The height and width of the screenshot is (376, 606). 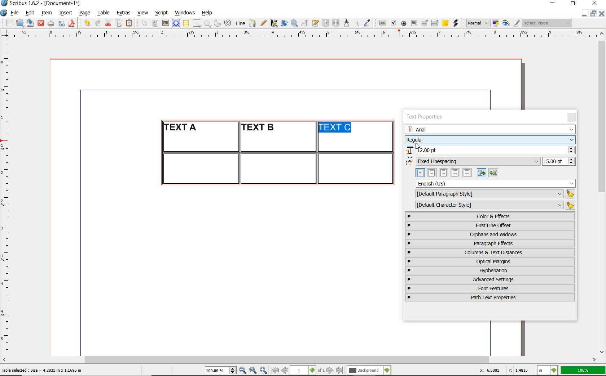 What do you see at coordinates (340, 371) in the screenshot?
I see `go to last page` at bounding box center [340, 371].